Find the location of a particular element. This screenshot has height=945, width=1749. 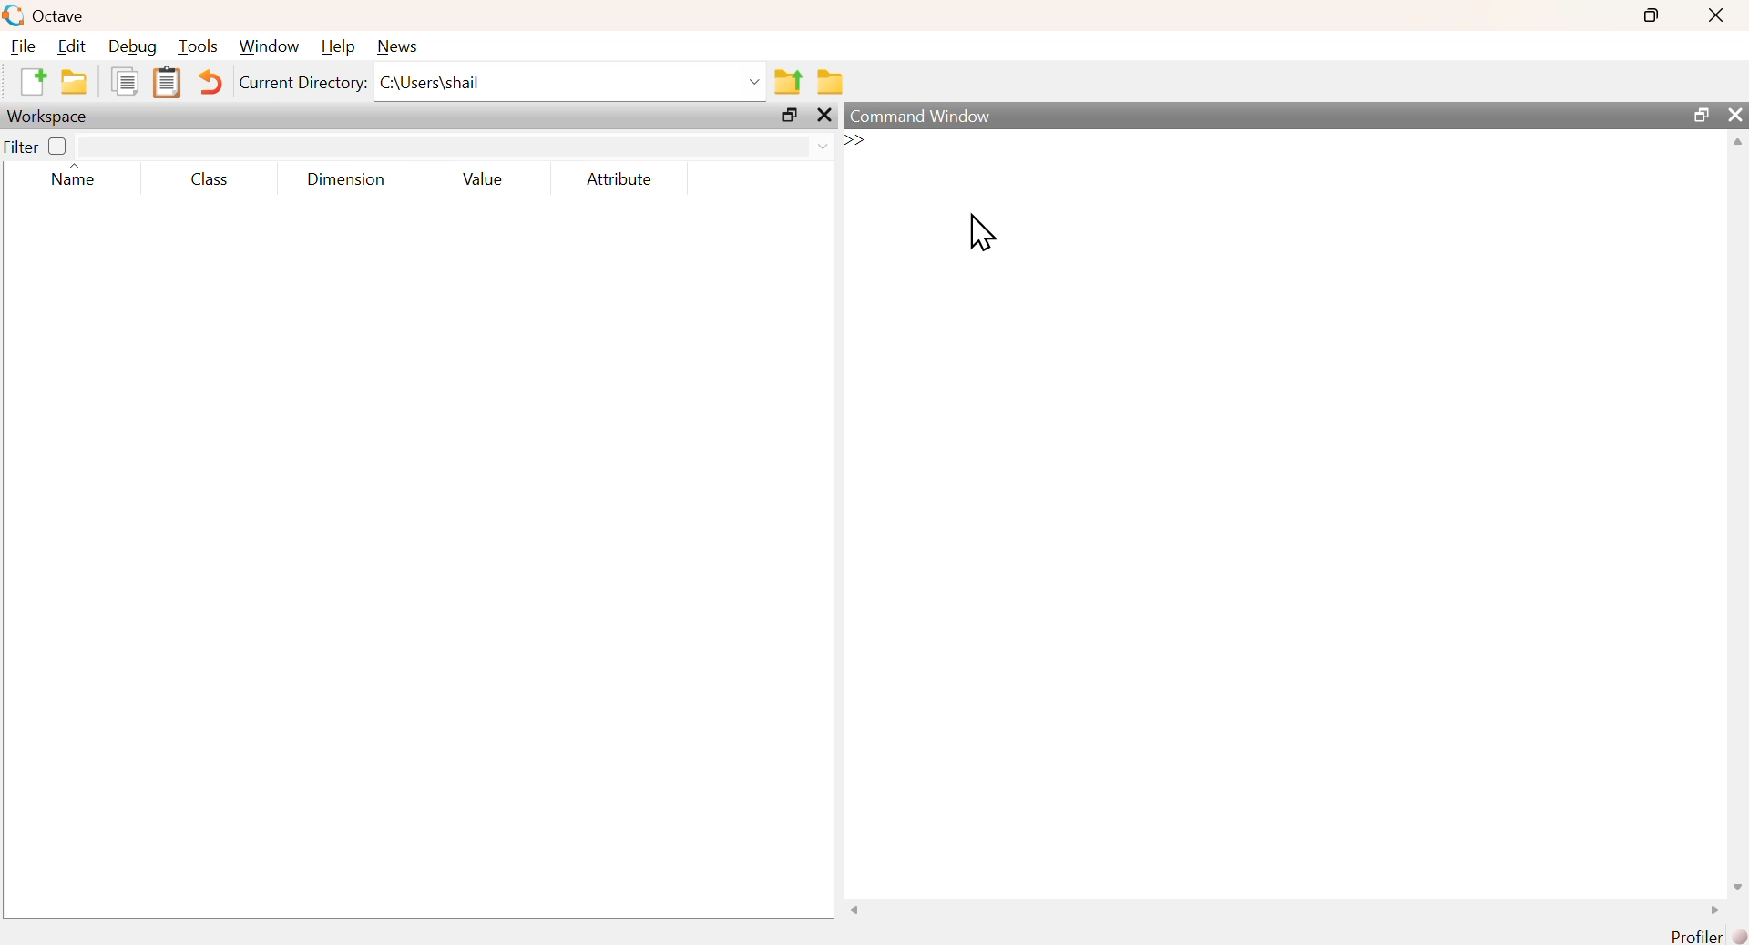

octave is located at coordinates (46, 15).